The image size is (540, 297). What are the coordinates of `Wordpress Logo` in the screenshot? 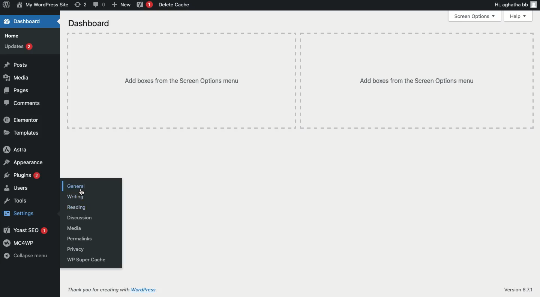 It's located at (6, 5).